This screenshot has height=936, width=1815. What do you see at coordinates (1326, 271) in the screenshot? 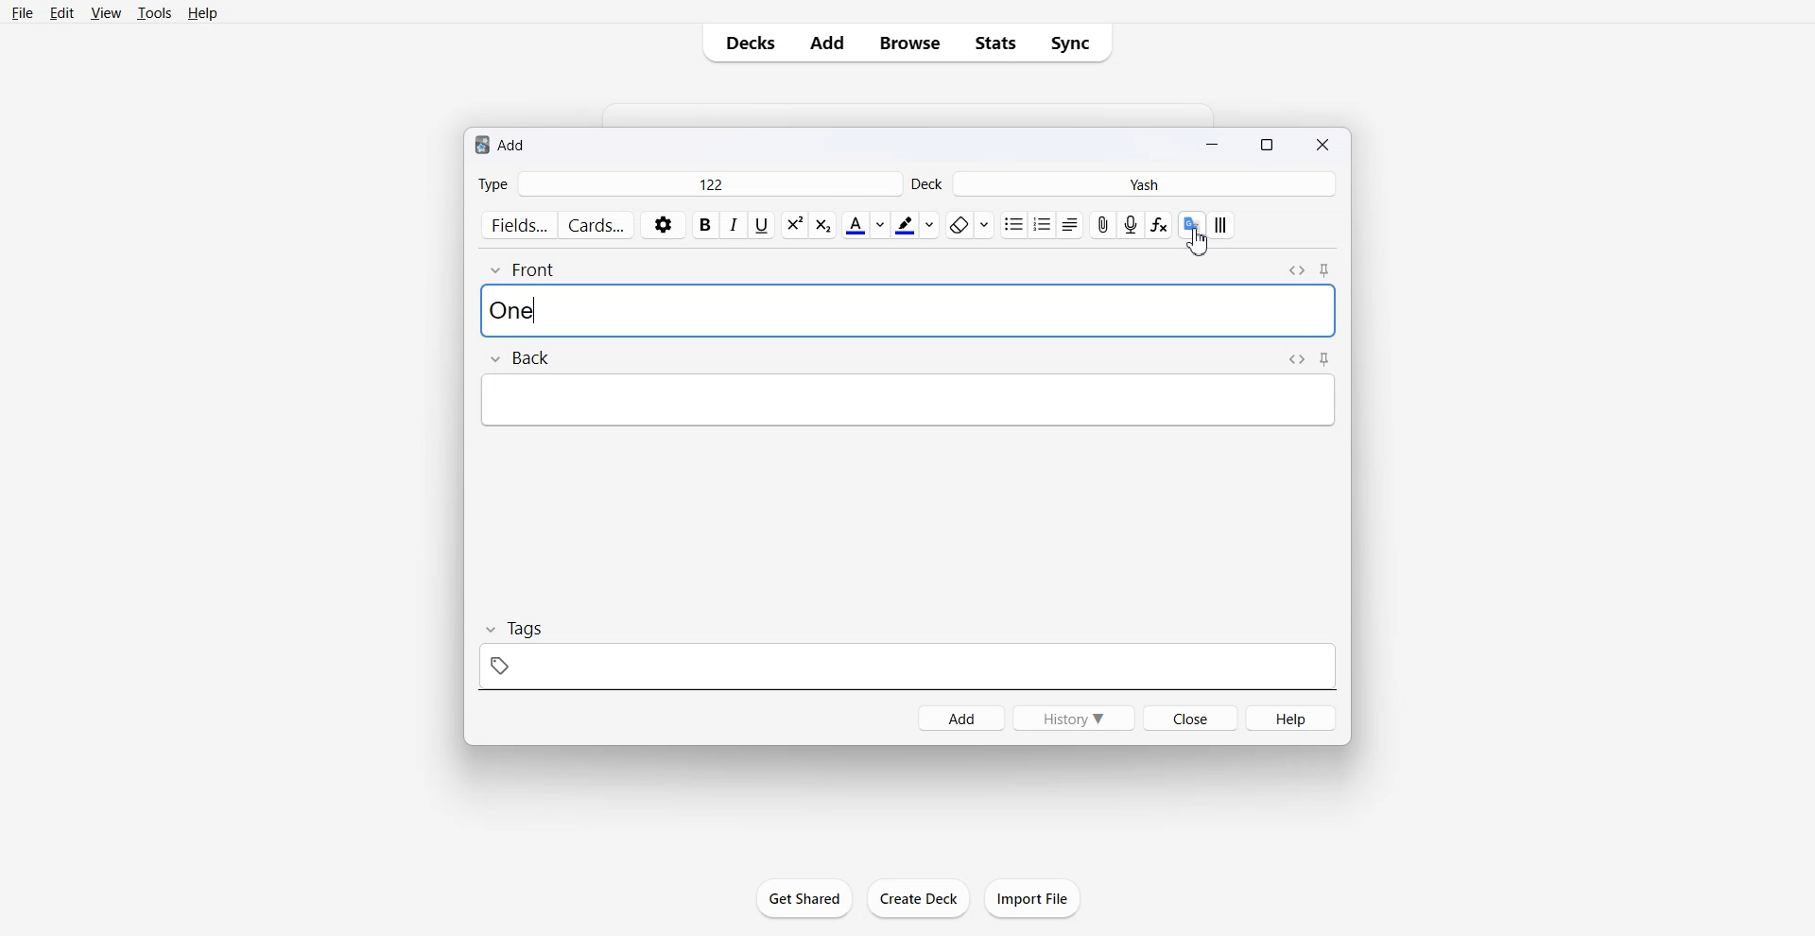
I see `Toggle sticky` at bounding box center [1326, 271].